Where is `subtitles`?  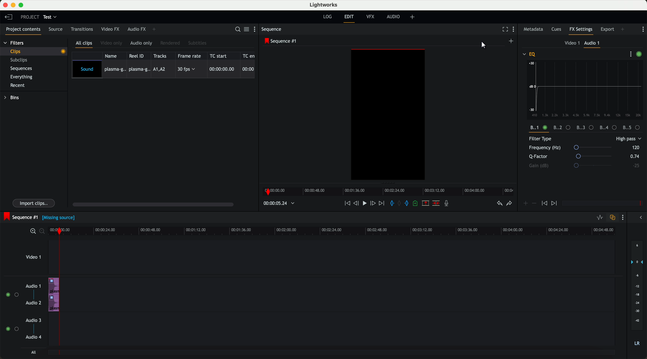
subtitles is located at coordinates (198, 43).